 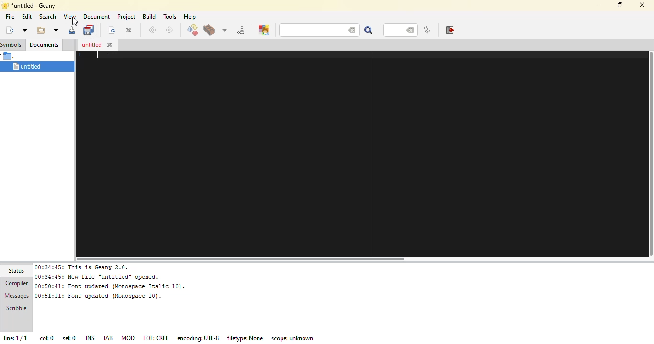 What do you see at coordinates (246, 337) in the screenshot?
I see `filetype: none` at bounding box center [246, 337].